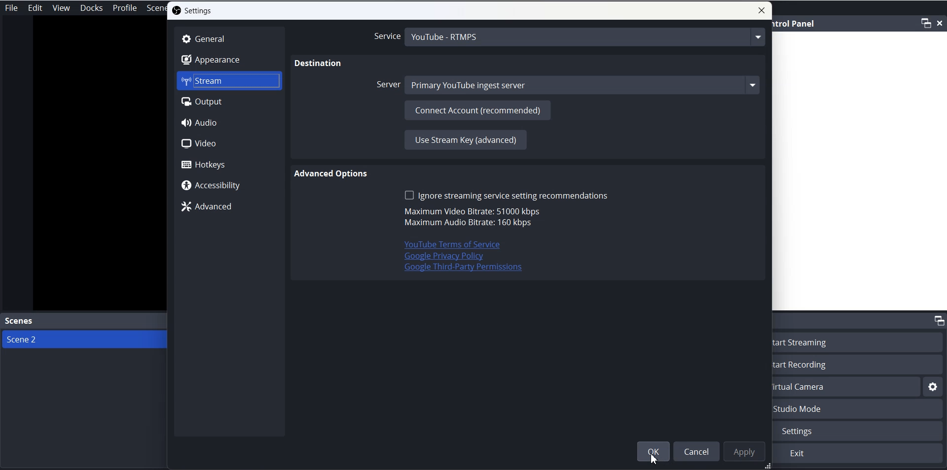 This screenshot has width=947, height=470. What do you see at coordinates (229, 101) in the screenshot?
I see `Output` at bounding box center [229, 101].